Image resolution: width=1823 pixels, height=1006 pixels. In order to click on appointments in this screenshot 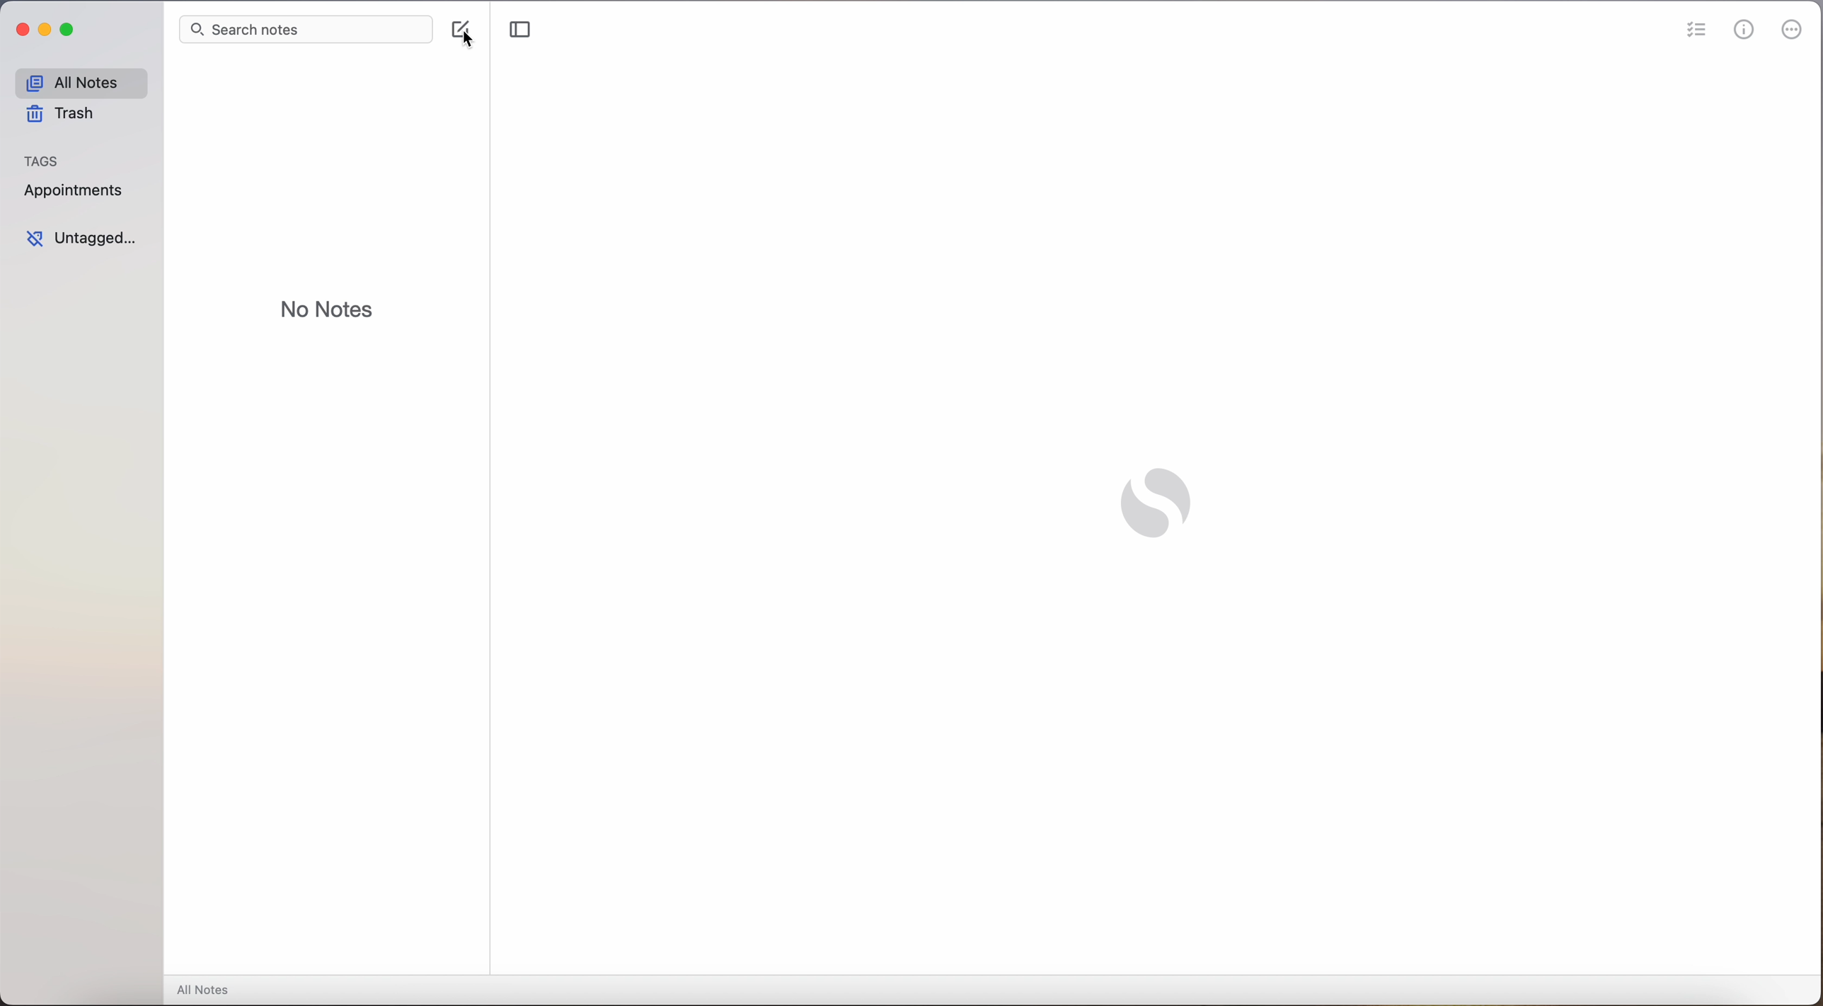, I will do `click(75, 191)`.